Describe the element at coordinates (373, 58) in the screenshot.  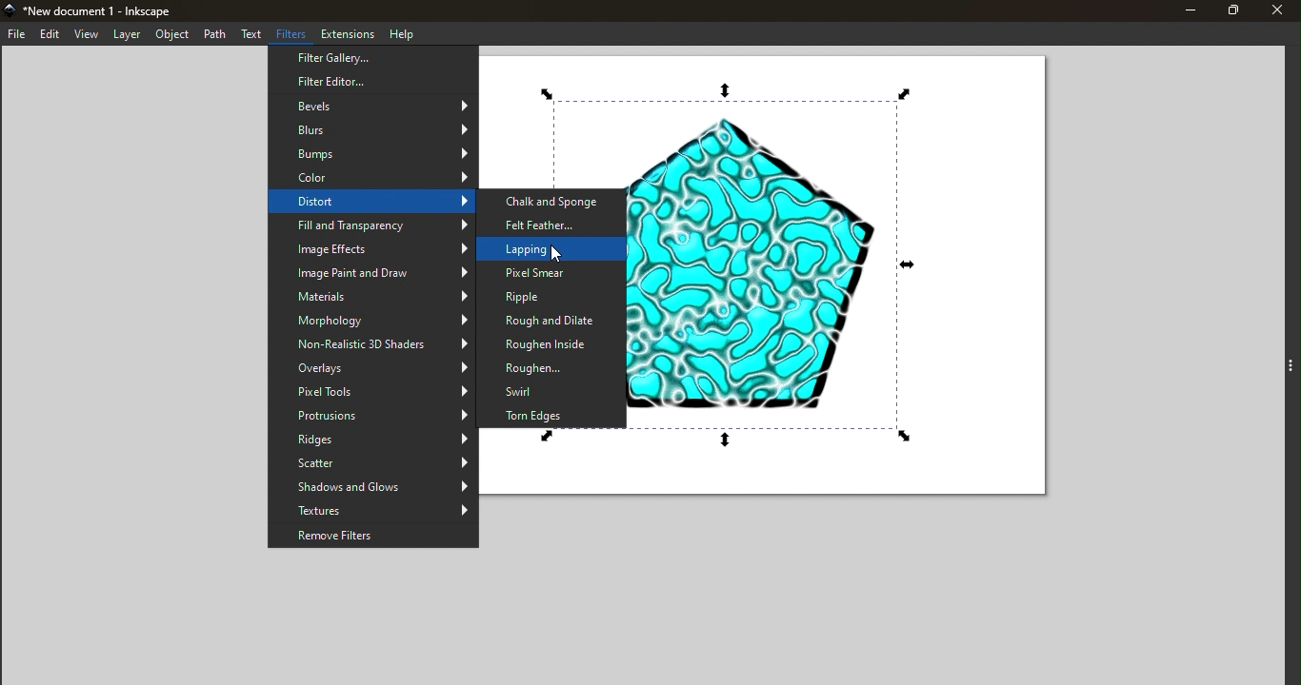
I see `Filter Gallery...` at that location.